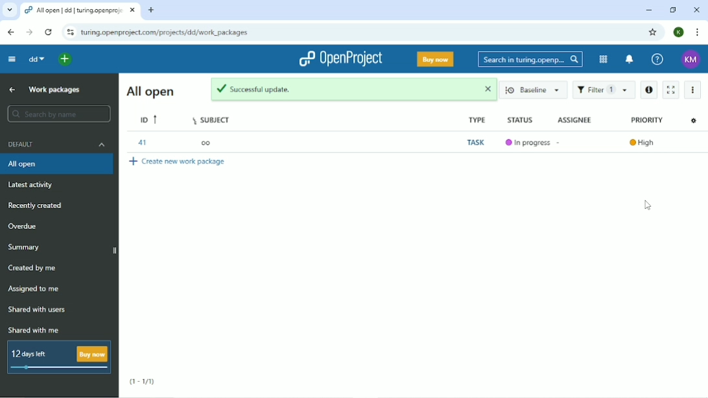  What do you see at coordinates (609, 91) in the screenshot?
I see `Filter 1` at bounding box center [609, 91].